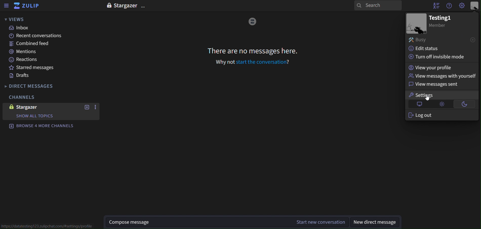  I want to click on mentions, so click(25, 52).